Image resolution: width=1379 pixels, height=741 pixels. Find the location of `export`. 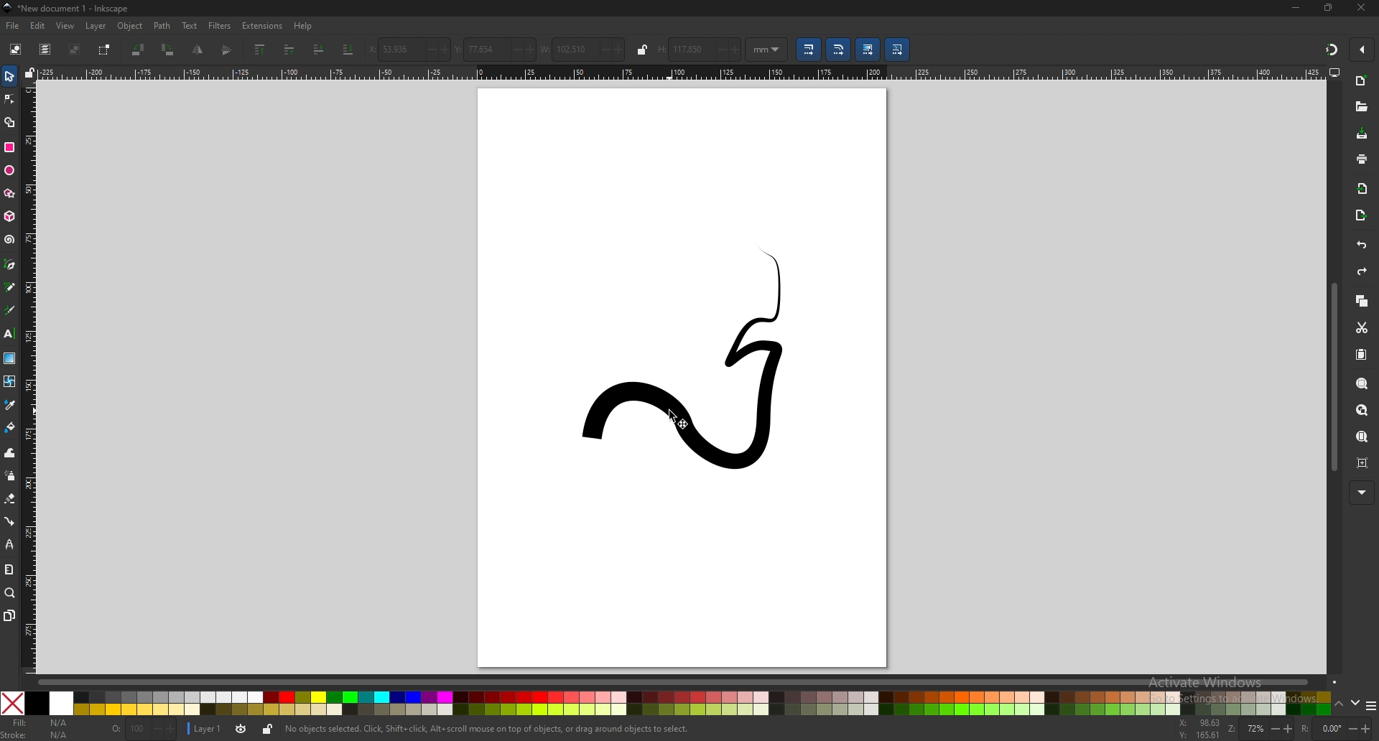

export is located at coordinates (1362, 215).